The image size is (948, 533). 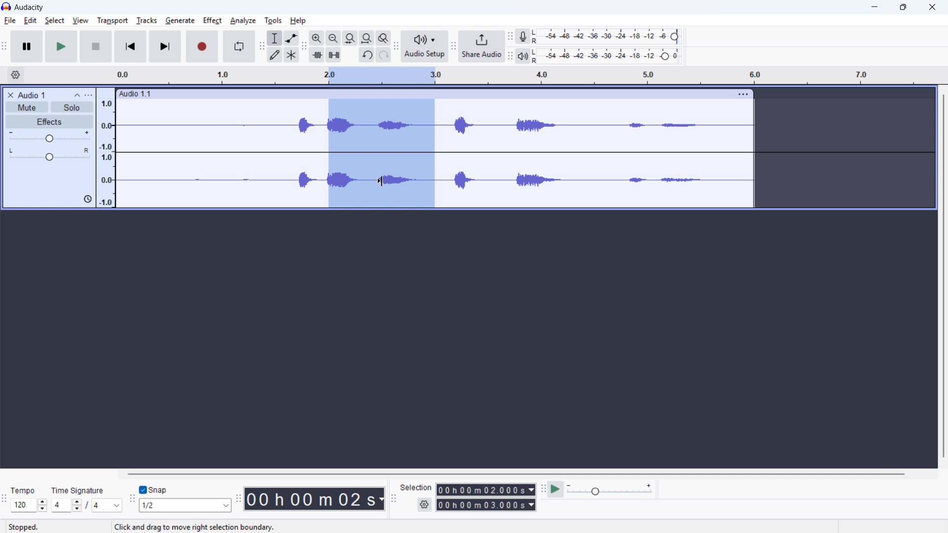 I want to click on Fit selection to width, so click(x=350, y=38).